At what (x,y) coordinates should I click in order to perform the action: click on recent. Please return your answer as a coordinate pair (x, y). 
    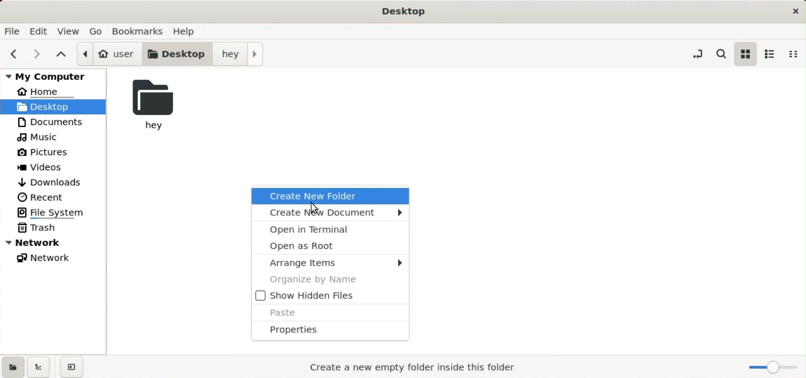
    Looking at the image, I should click on (46, 197).